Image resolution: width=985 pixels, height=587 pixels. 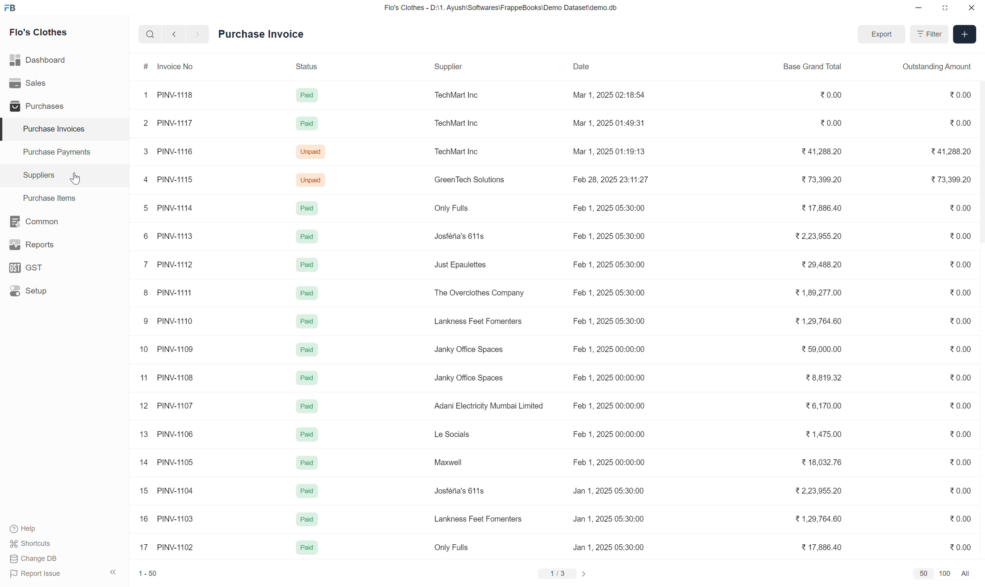 What do you see at coordinates (38, 57) in the screenshot?
I see `Dashboard` at bounding box center [38, 57].